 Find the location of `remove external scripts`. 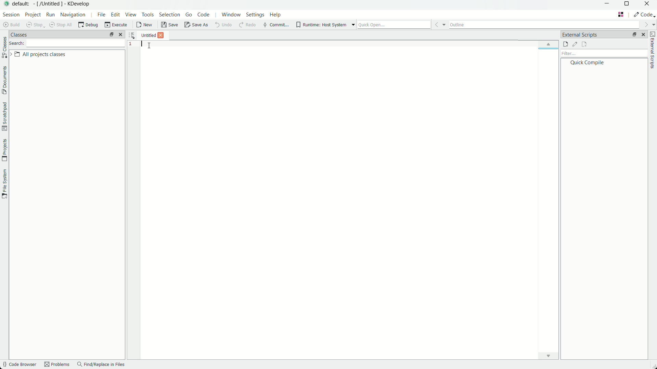

remove external scripts is located at coordinates (584, 44).